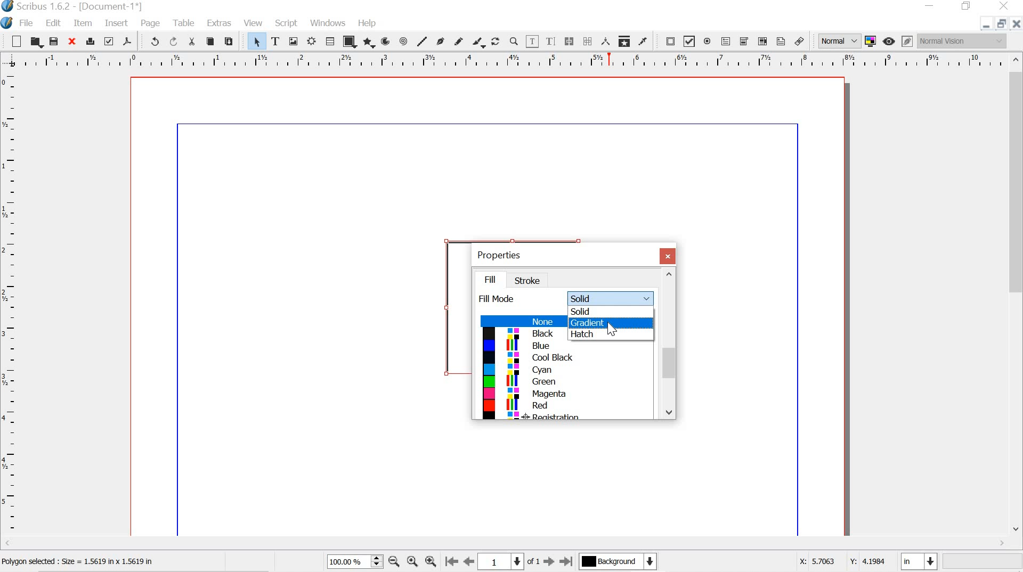  I want to click on zoom out, so click(394, 561).